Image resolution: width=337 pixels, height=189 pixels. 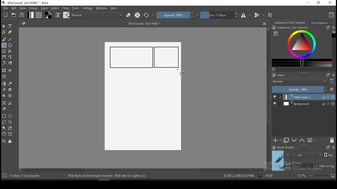 I want to click on elliptical selection tool, so click(x=10, y=116).